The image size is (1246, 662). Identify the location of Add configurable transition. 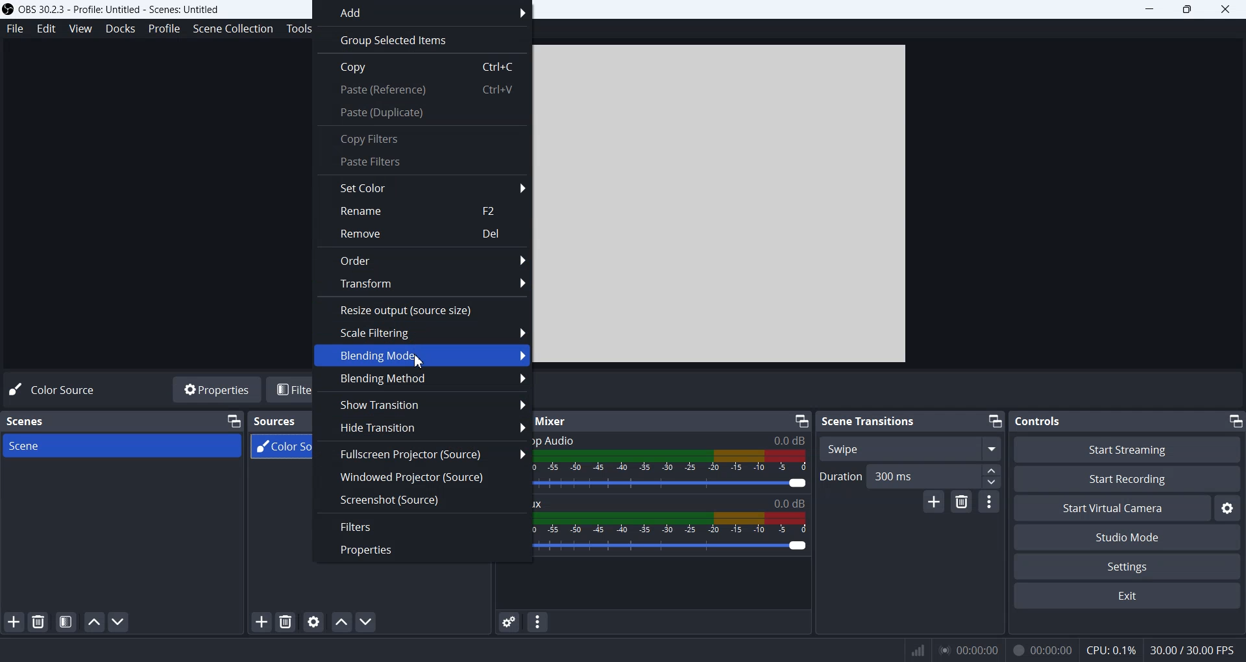
(934, 502).